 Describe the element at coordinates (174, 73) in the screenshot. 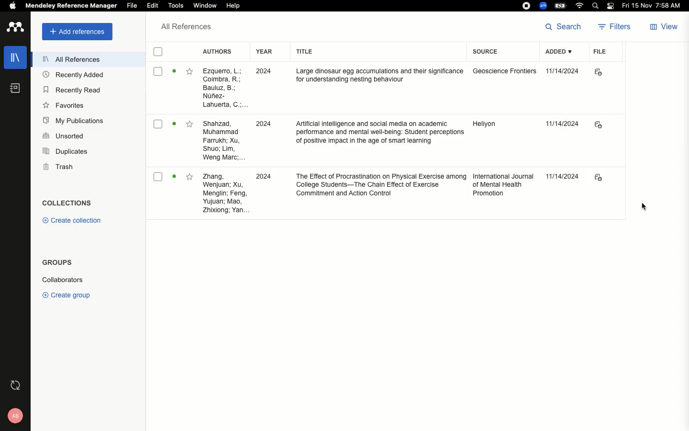

I see `Active` at that location.